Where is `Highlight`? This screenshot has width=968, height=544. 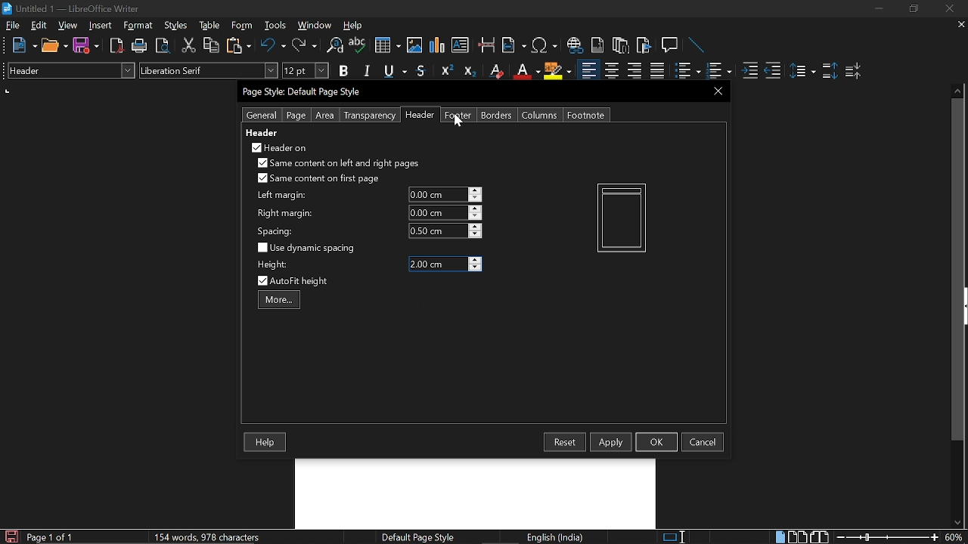
Highlight is located at coordinates (558, 70).